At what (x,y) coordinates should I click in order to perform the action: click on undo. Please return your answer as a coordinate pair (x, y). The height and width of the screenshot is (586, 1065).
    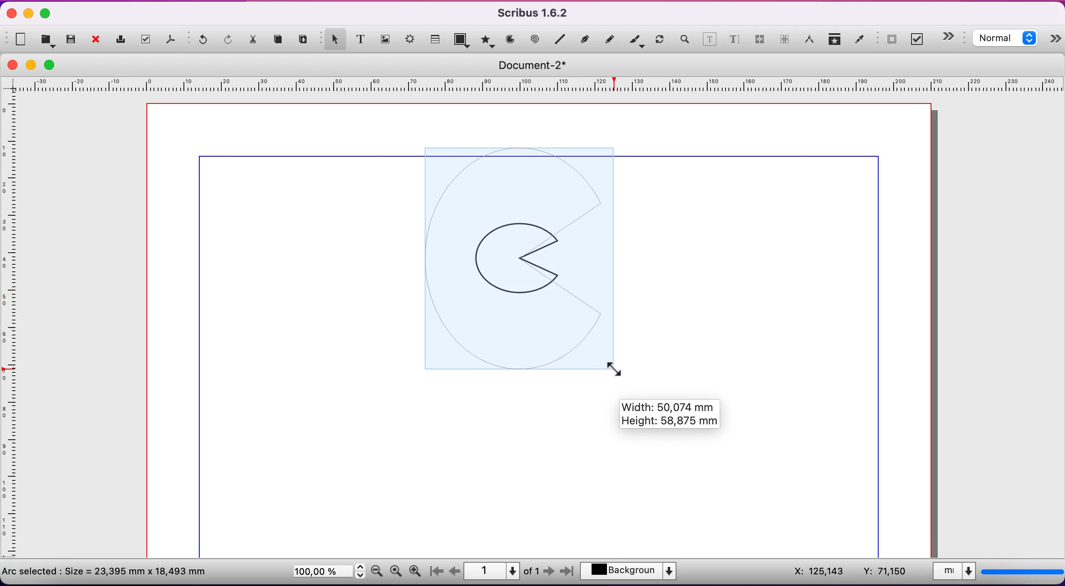
    Looking at the image, I should click on (200, 42).